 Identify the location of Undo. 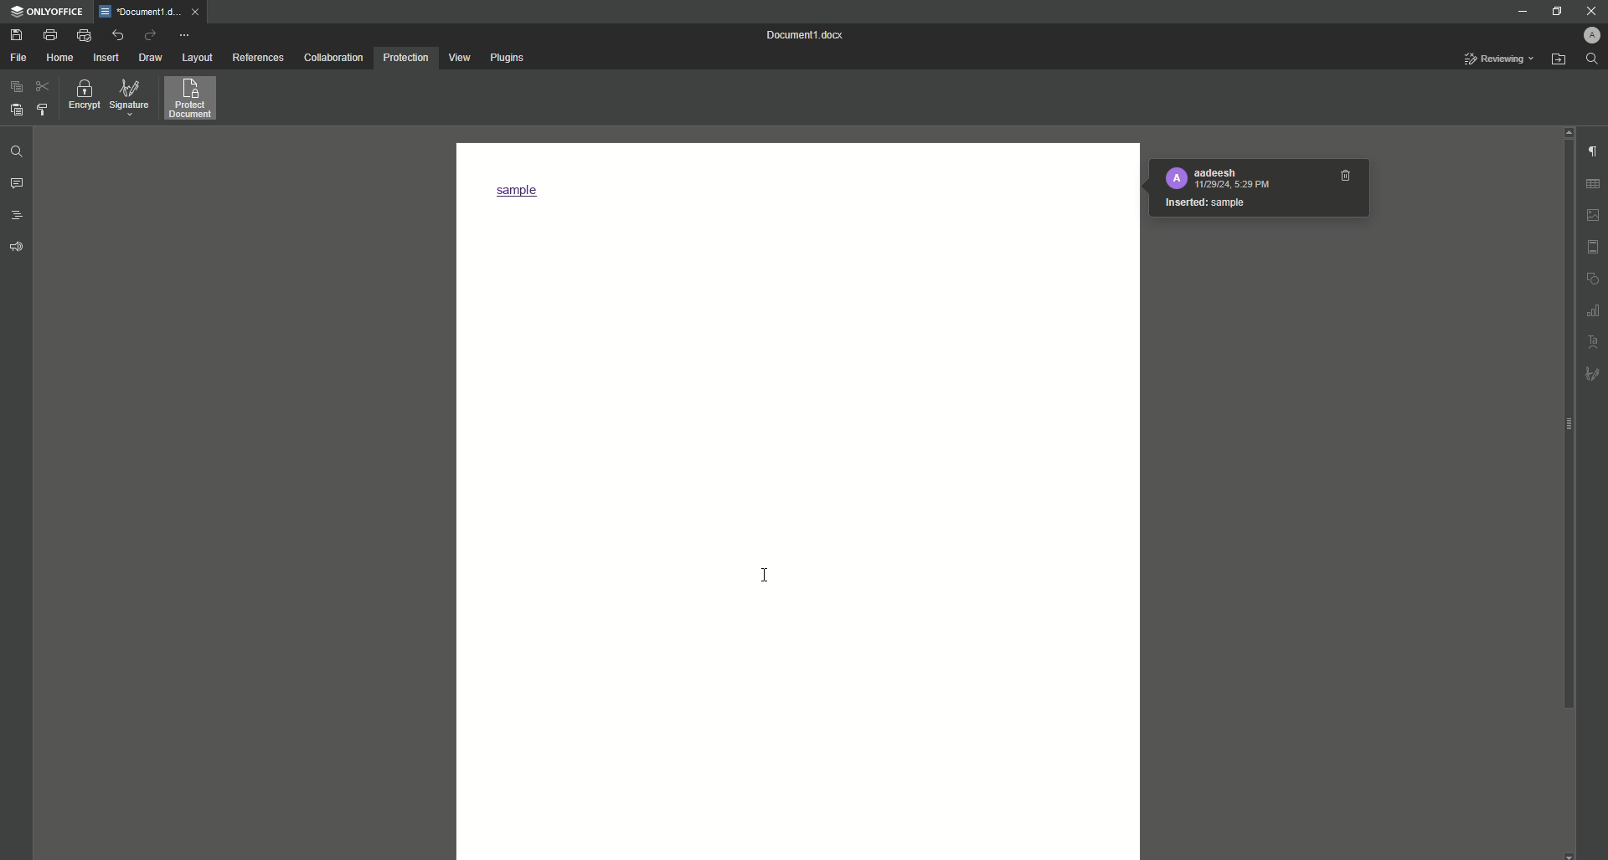
(117, 35).